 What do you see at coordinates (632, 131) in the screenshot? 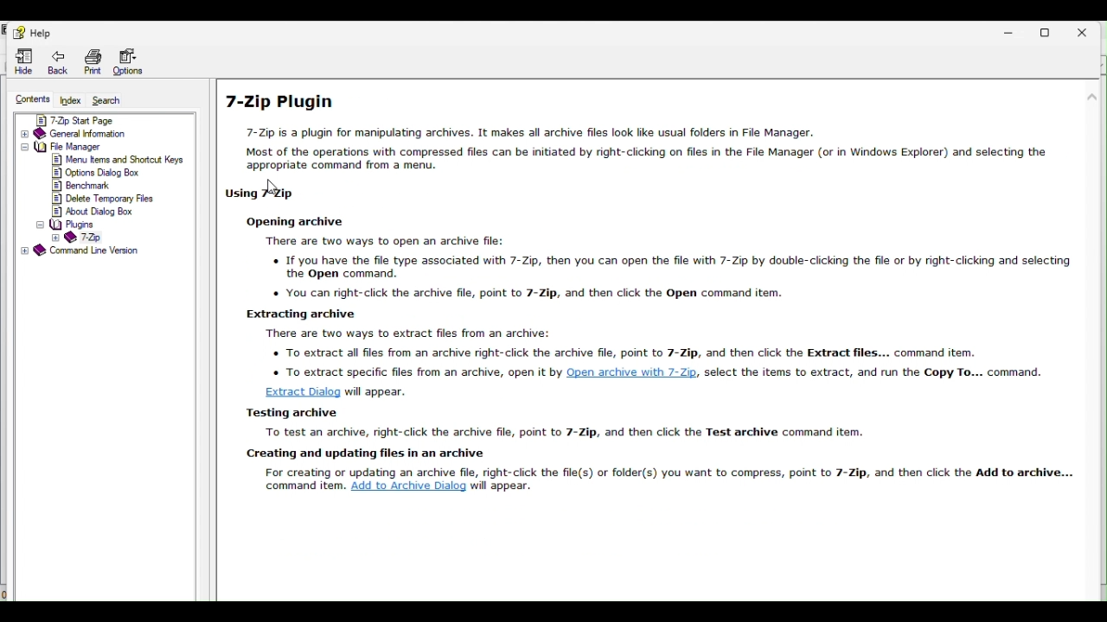
I see `7-Zip Plugin
7-Zip is a plugin for manipulating archives. It makes all archive files look lie usual folders in File Manager.
Most of the operations with compressed files can be initiated by right-clicking on files in the File Manager (or in Windows Explorer) and selecting the
appropriate command from a men.` at bounding box center [632, 131].